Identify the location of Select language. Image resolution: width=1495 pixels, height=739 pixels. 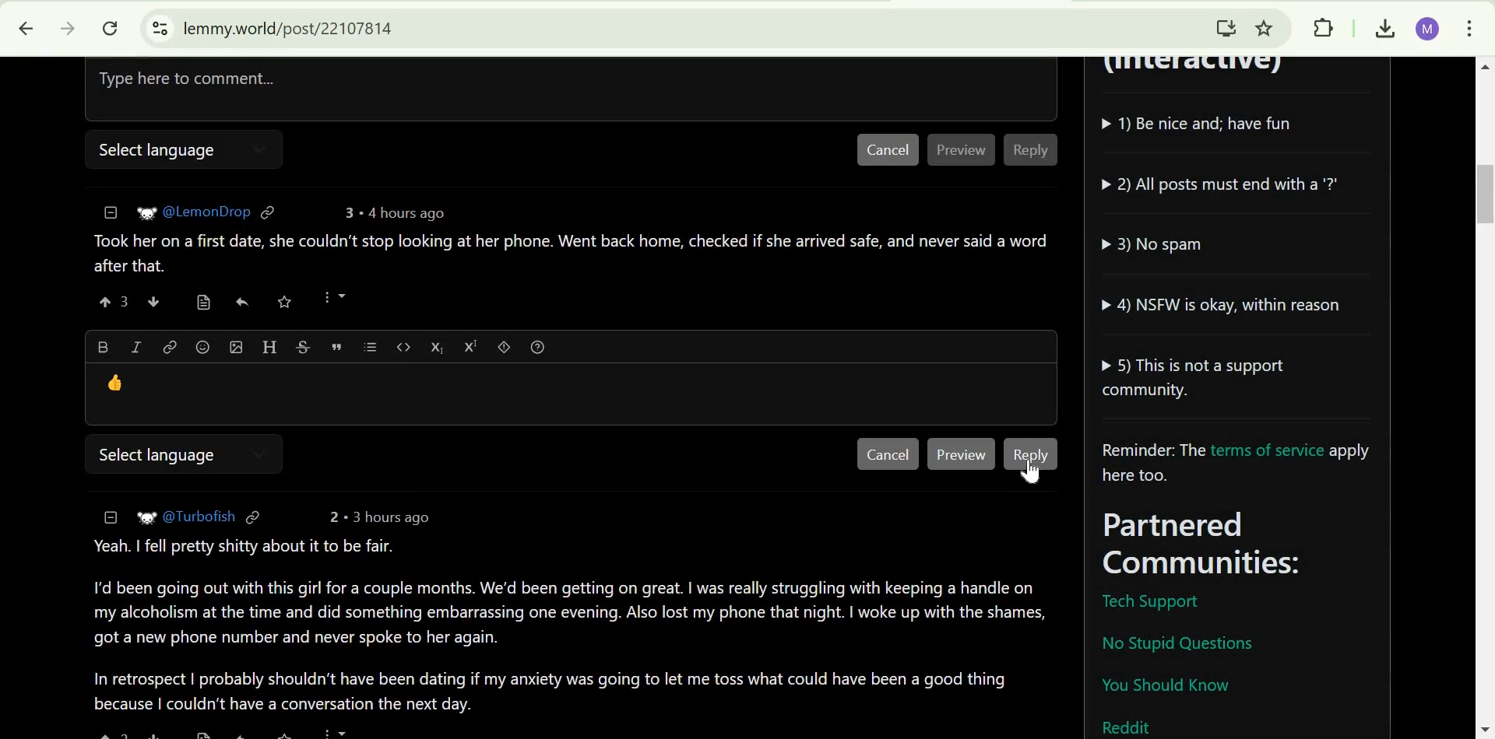
(153, 151).